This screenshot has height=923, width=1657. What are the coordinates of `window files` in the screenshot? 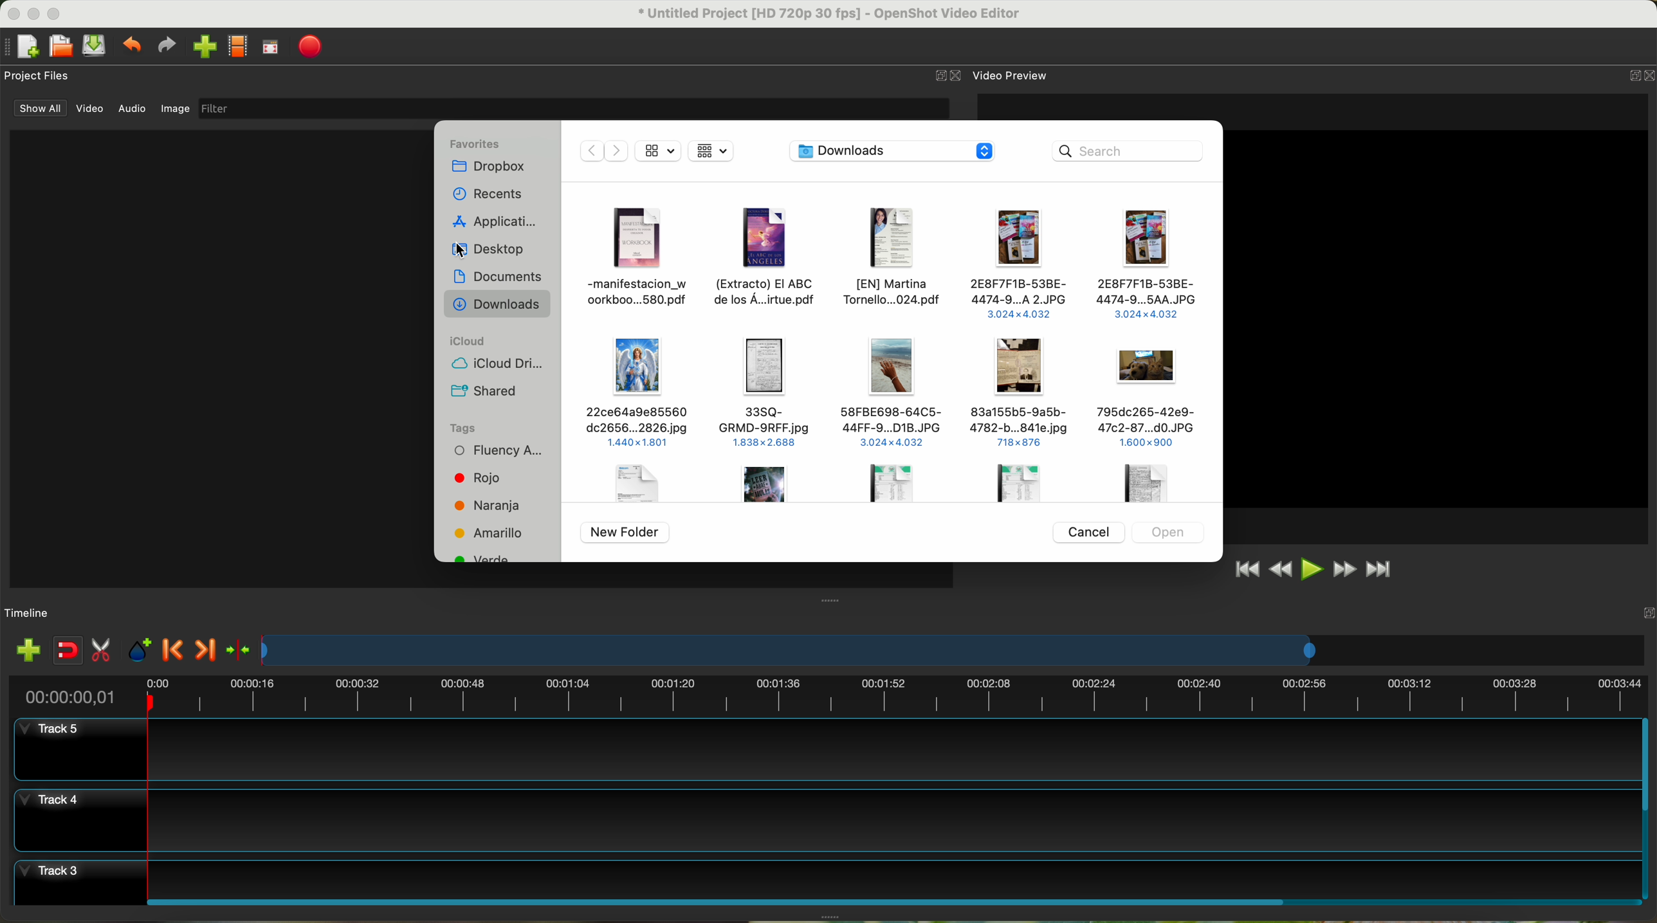 It's located at (216, 358).